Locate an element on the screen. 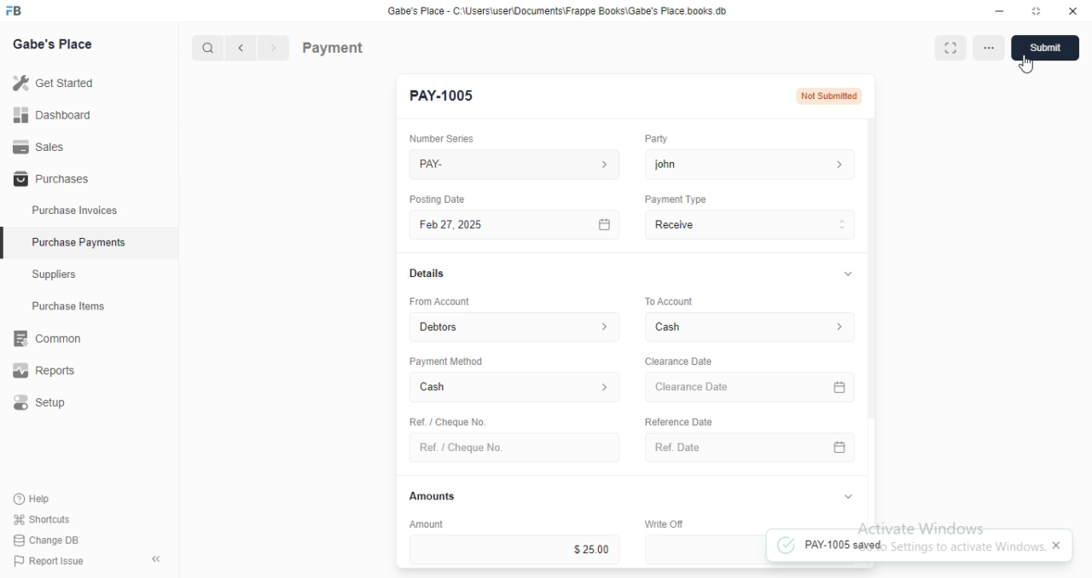  Cash is located at coordinates (752, 327).